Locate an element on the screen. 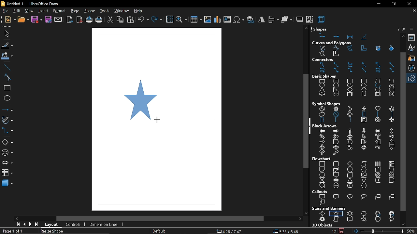 This screenshot has width=417, height=234. connectors is located at coordinates (354, 68).